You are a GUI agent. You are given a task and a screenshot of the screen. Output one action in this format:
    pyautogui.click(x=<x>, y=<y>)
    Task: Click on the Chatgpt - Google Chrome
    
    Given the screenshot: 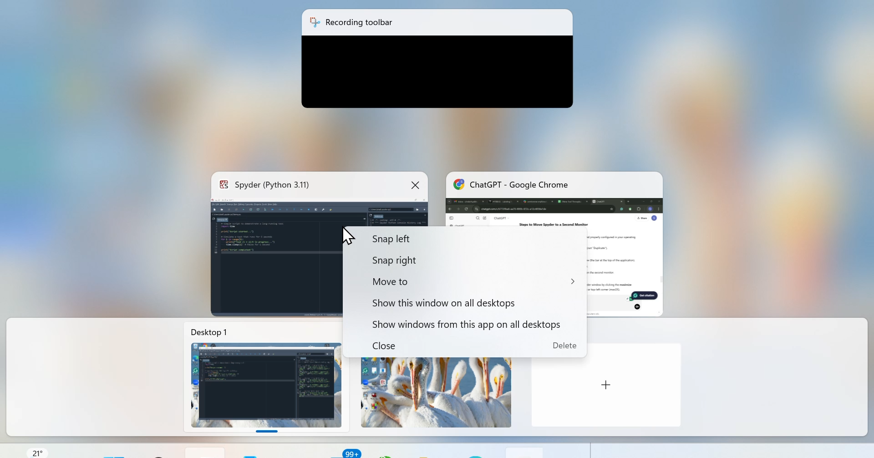 What is the action you would take?
    pyautogui.click(x=556, y=194)
    